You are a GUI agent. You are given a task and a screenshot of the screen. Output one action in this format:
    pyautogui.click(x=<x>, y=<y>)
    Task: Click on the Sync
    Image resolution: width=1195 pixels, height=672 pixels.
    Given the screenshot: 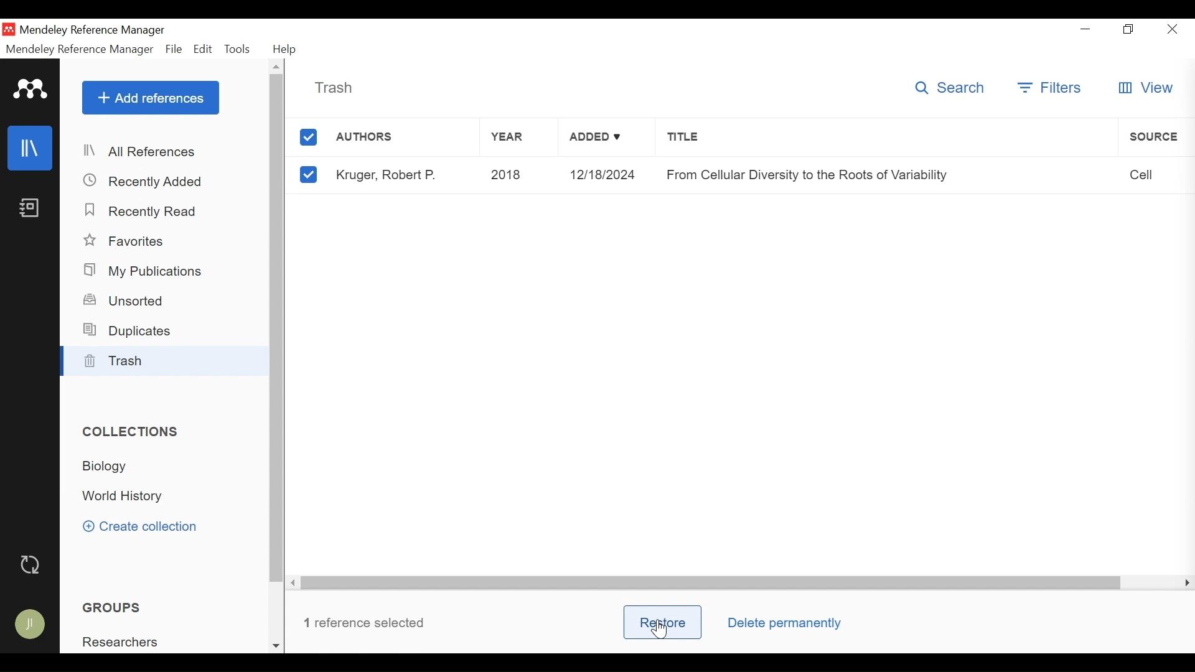 What is the action you would take?
    pyautogui.click(x=32, y=564)
    